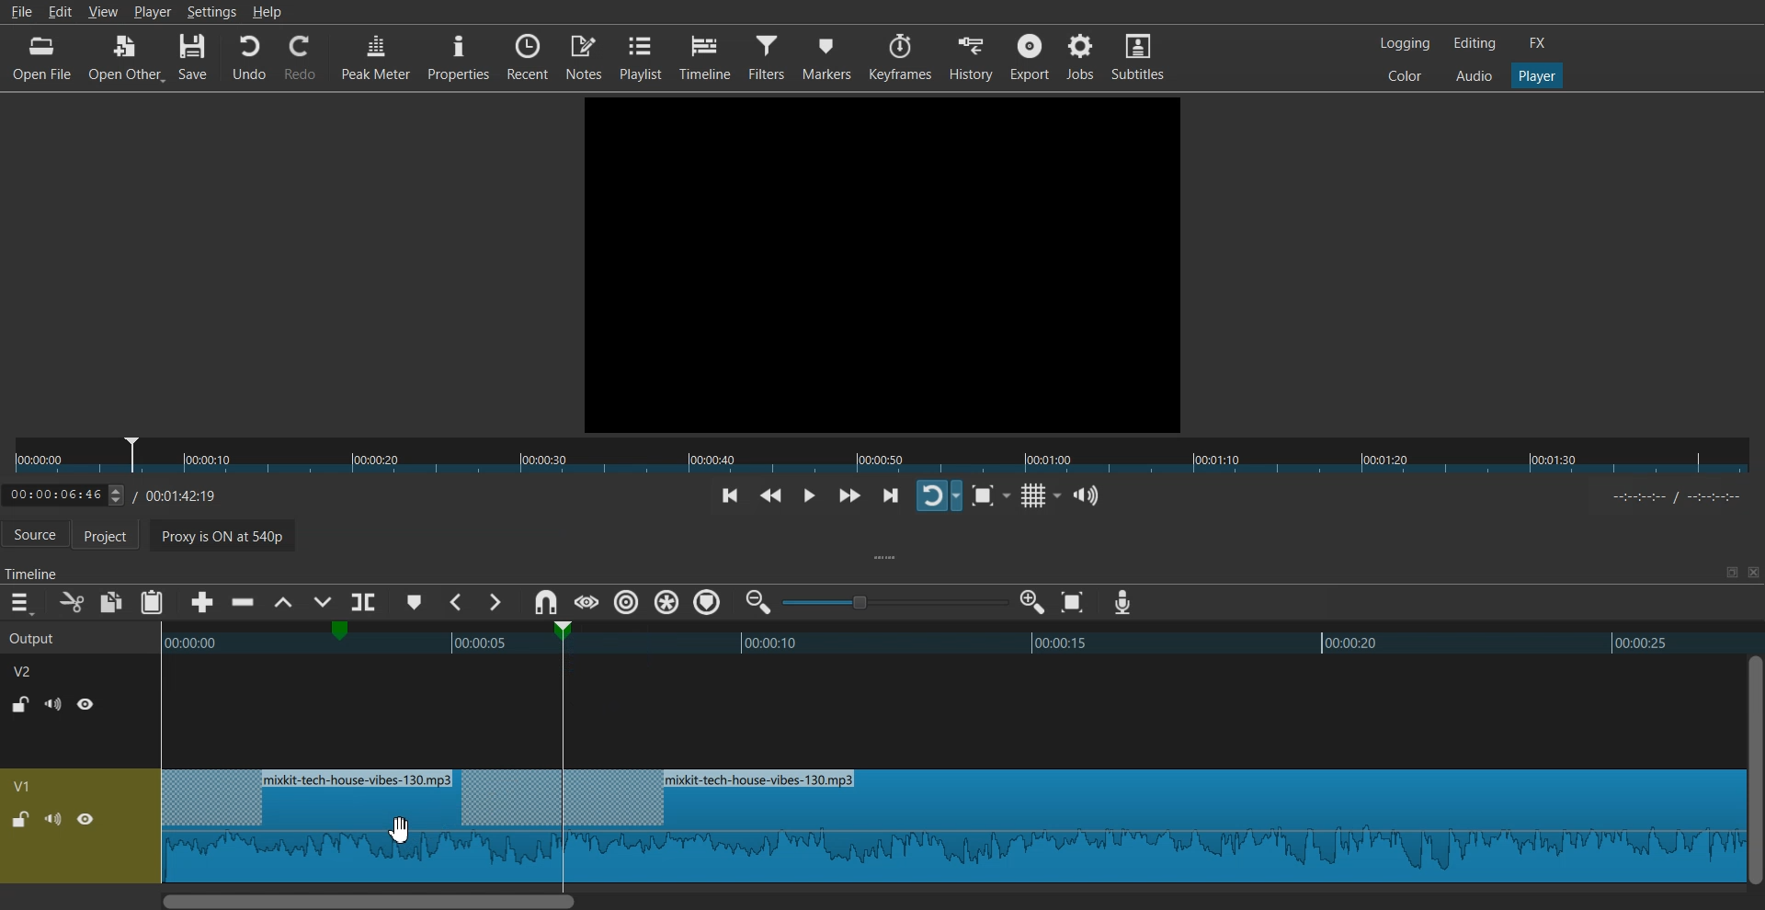 The width and height of the screenshot is (1765, 910). I want to click on Filters, so click(769, 55).